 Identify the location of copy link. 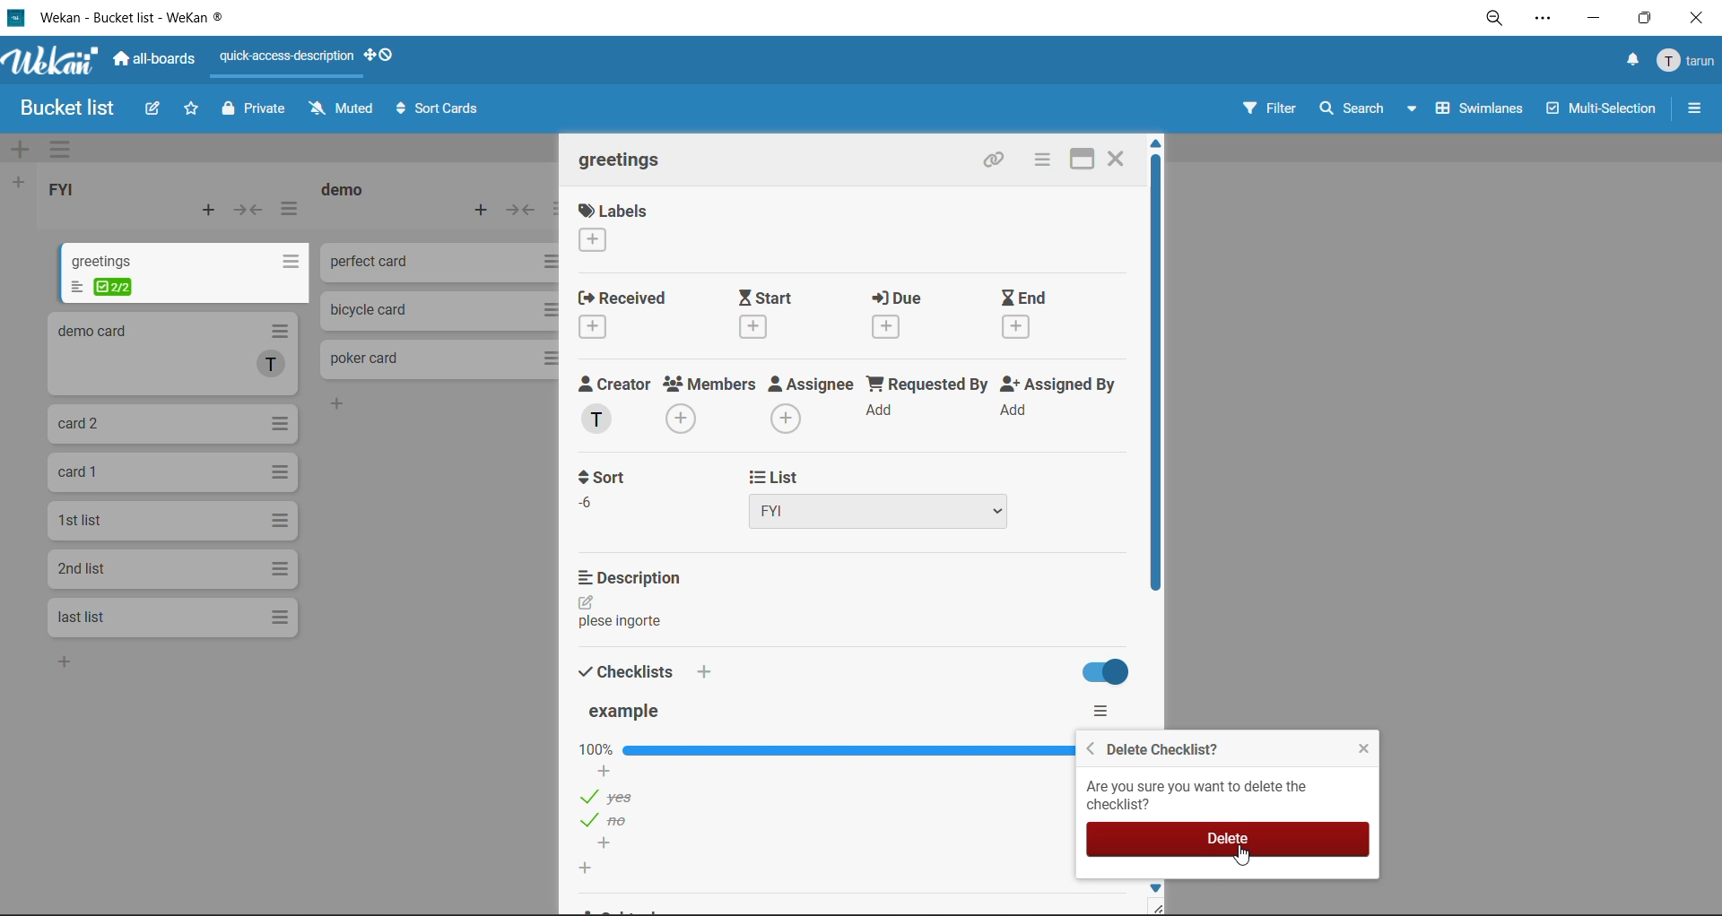
(999, 161).